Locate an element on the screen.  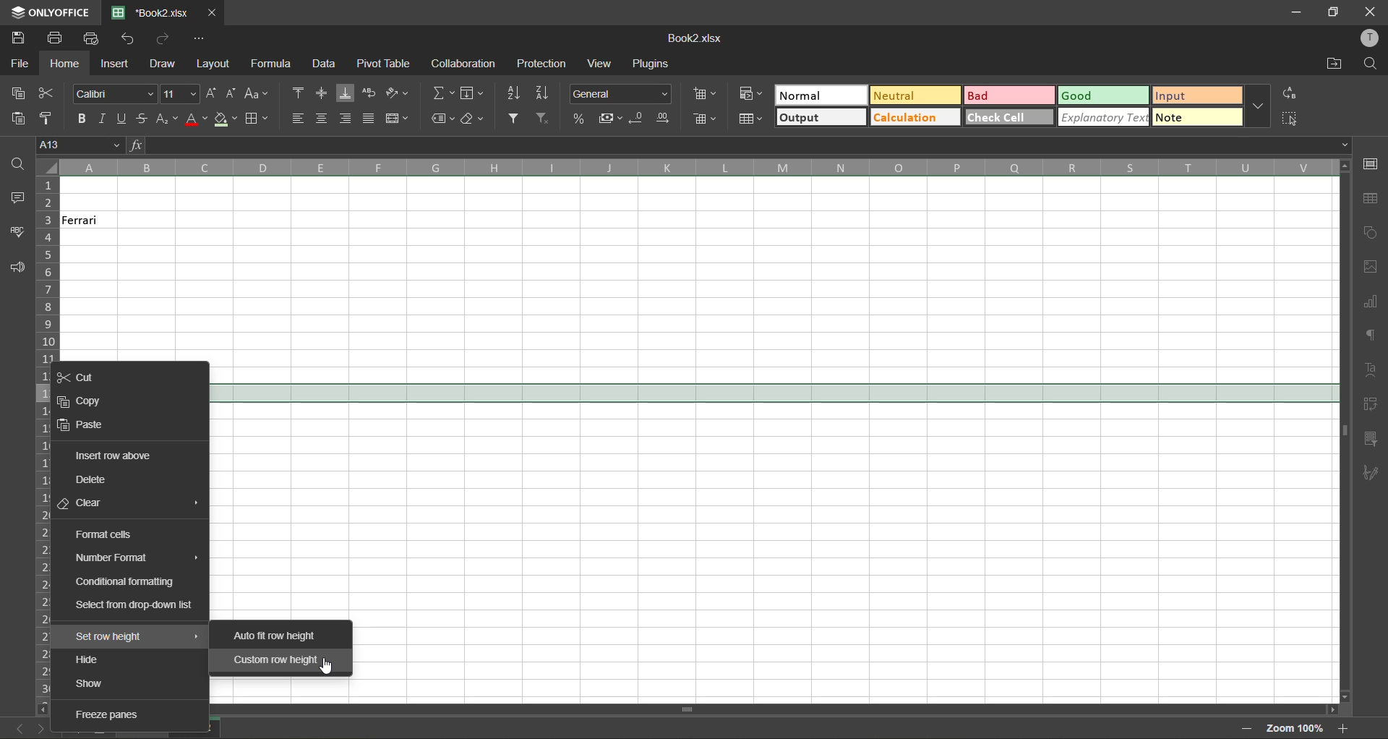
collaboration is located at coordinates (463, 62).